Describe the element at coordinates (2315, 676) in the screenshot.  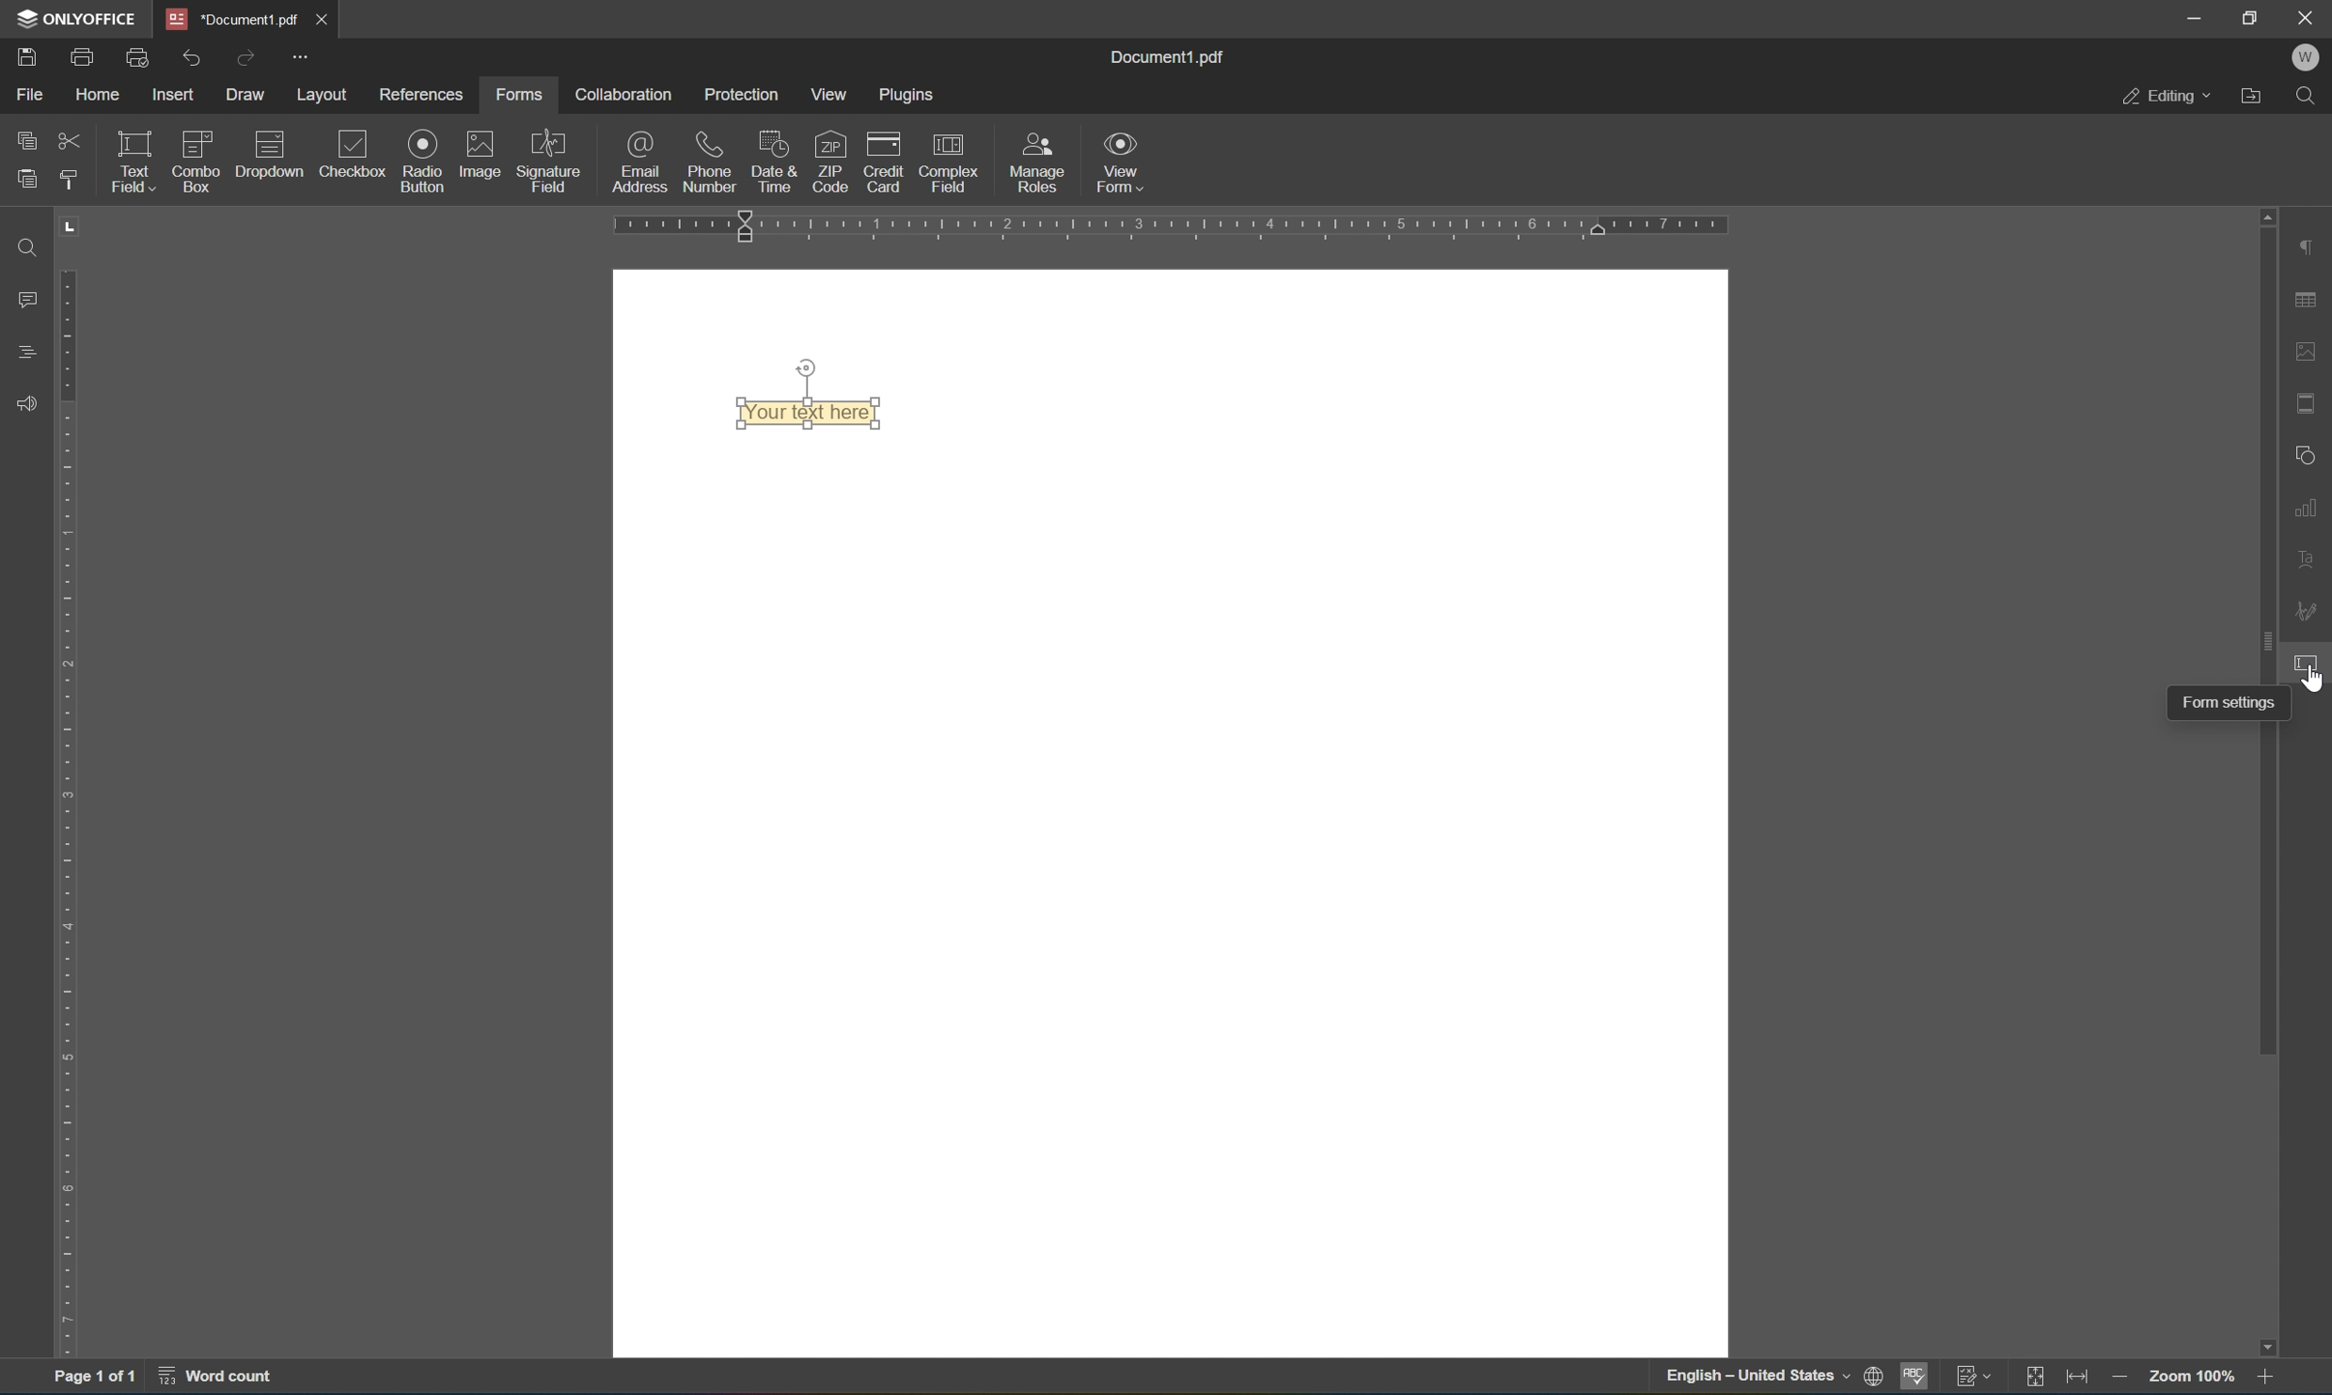
I see `cursor` at that location.